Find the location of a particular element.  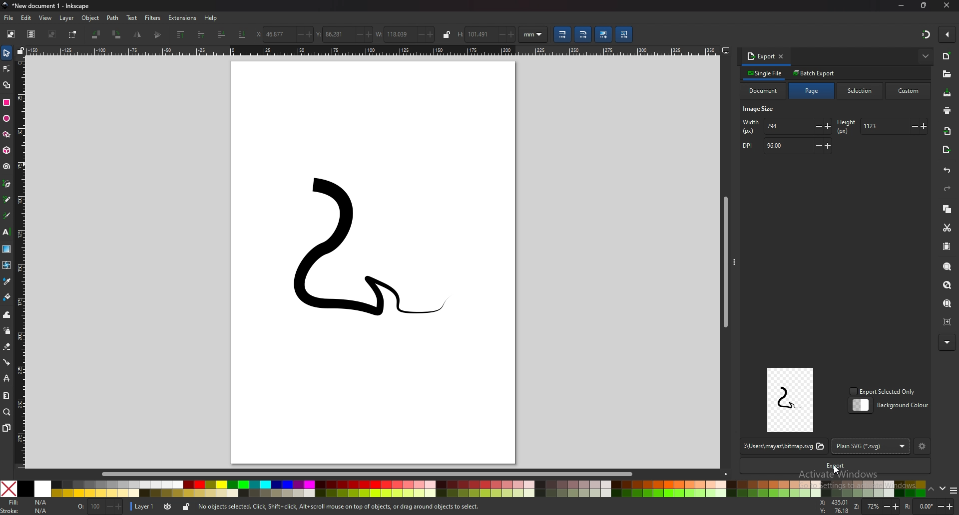

height is located at coordinates (486, 34).